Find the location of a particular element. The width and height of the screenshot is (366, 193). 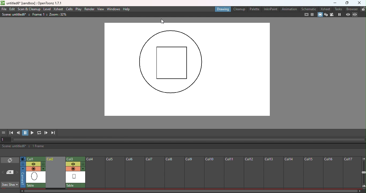

Zoom In is located at coordinates (363, 186).